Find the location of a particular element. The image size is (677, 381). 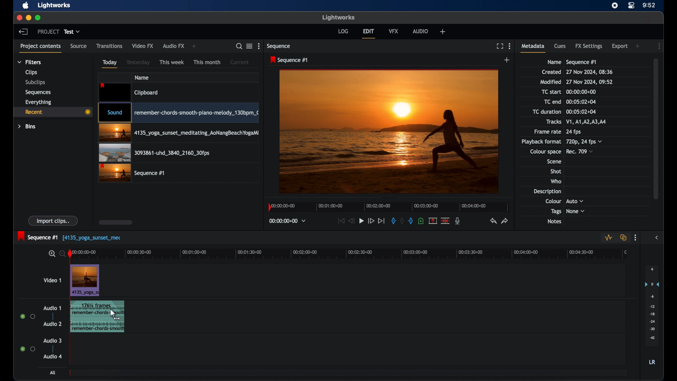

this month is located at coordinates (207, 62).